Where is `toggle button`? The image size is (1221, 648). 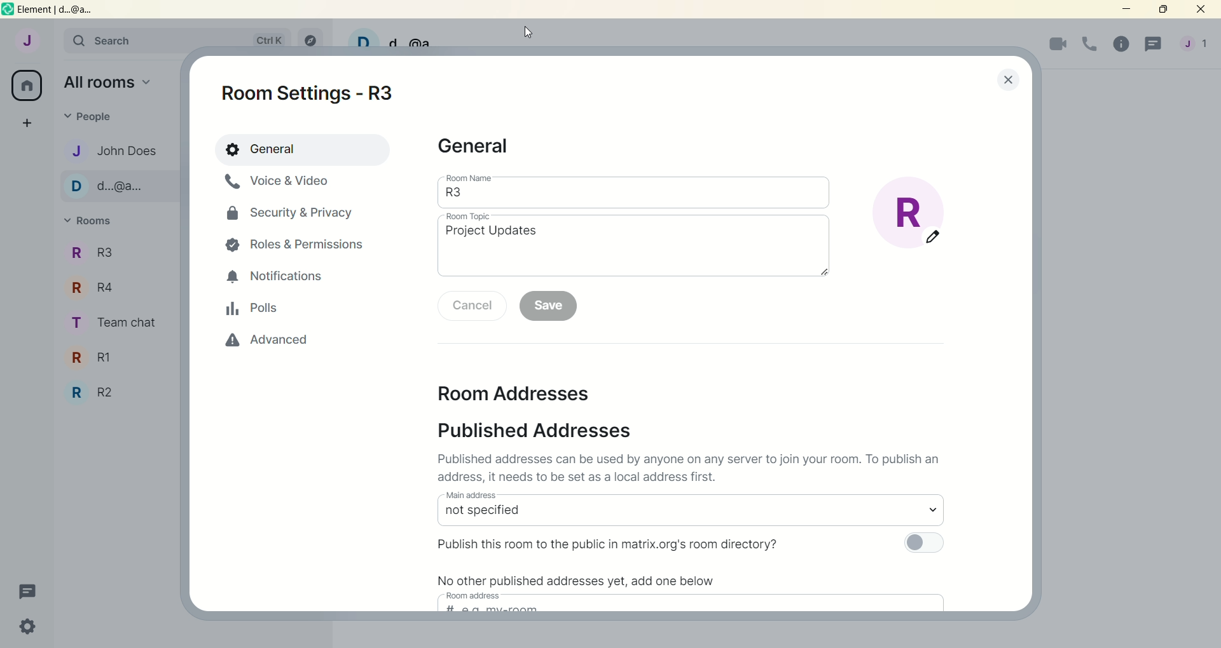
toggle button is located at coordinates (928, 544).